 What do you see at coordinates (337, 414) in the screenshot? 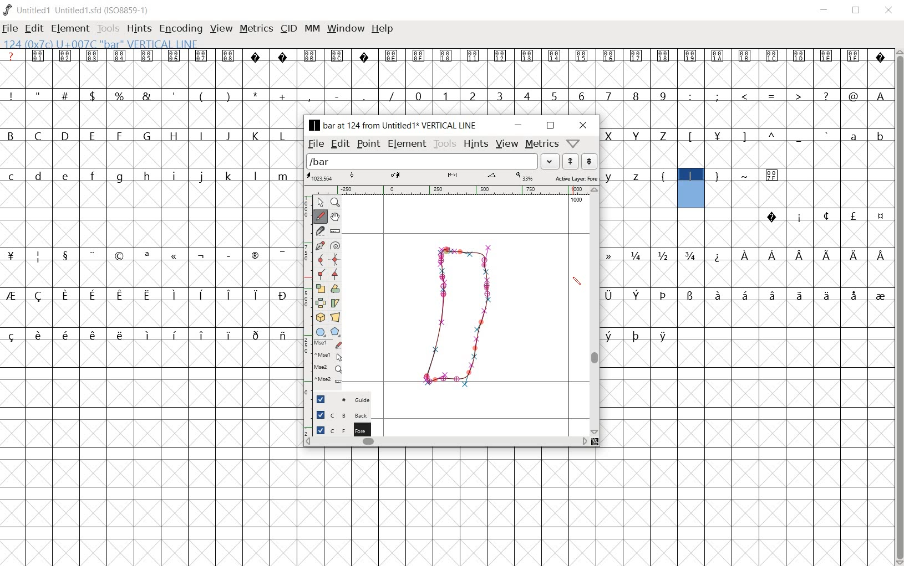
I see `background` at bounding box center [337, 414].